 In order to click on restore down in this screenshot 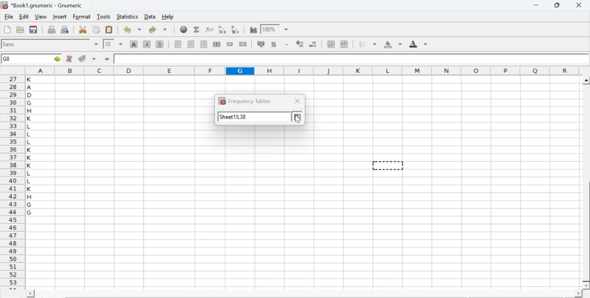, I will do `click(558, 6)`.